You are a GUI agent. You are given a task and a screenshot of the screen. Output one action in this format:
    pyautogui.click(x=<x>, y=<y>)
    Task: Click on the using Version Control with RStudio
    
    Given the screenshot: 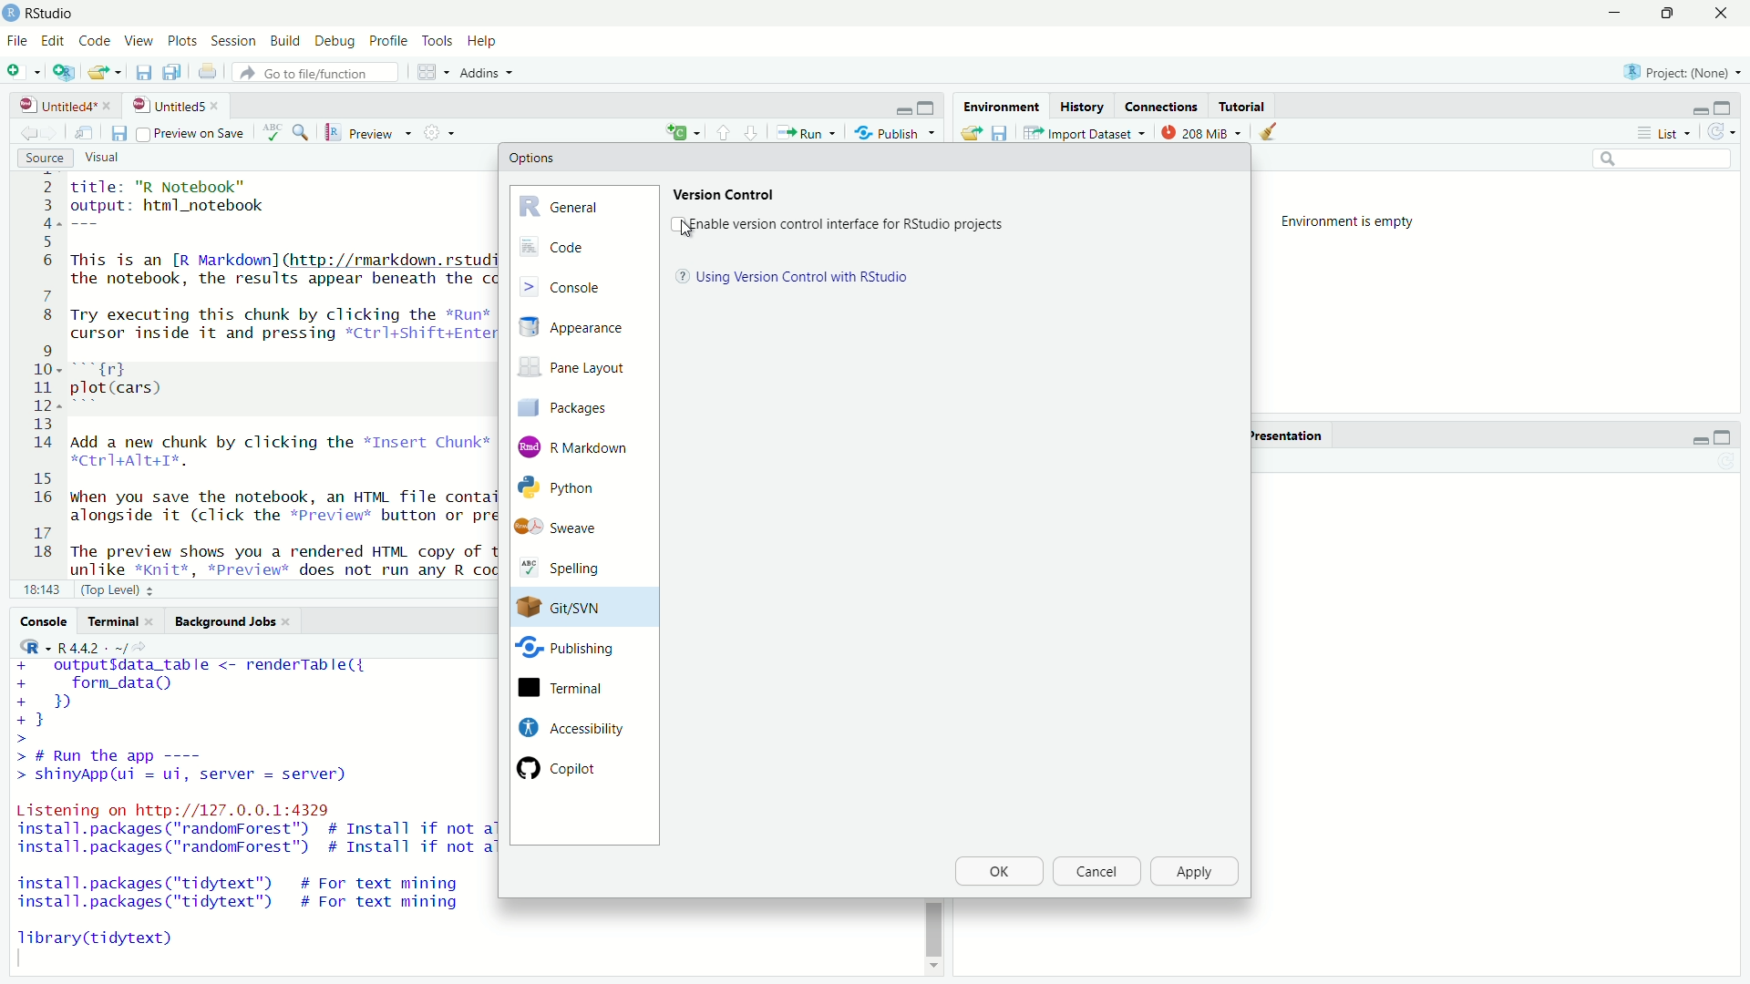 What is the action you would take?
    pyautogui.click(x=803, y=277)
    